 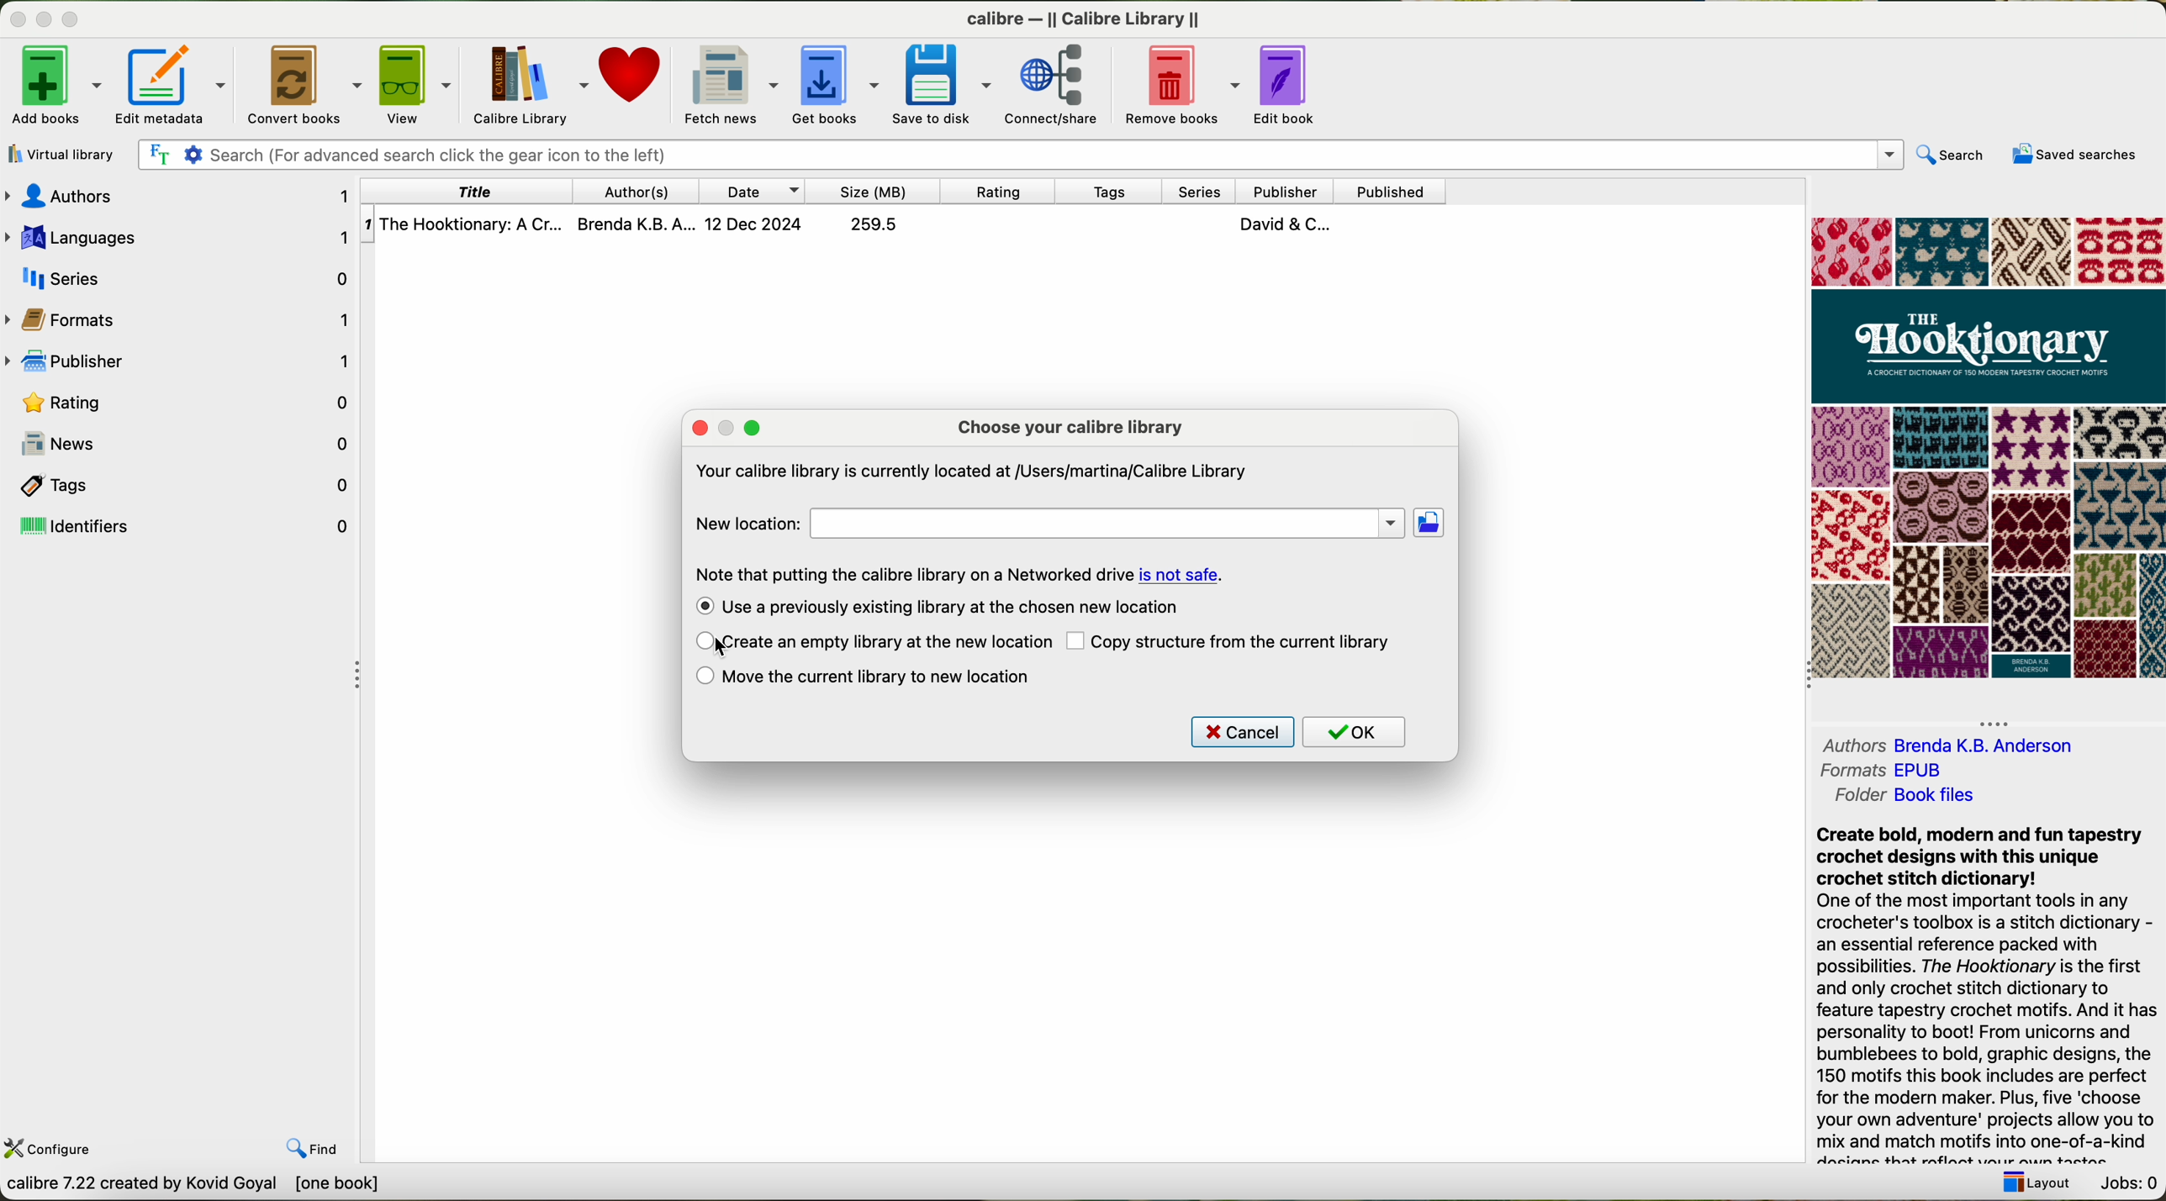 What do you see at coordinates (1205, 189) in the screenshot?
I see `series` at bounding box center [1205, 189].